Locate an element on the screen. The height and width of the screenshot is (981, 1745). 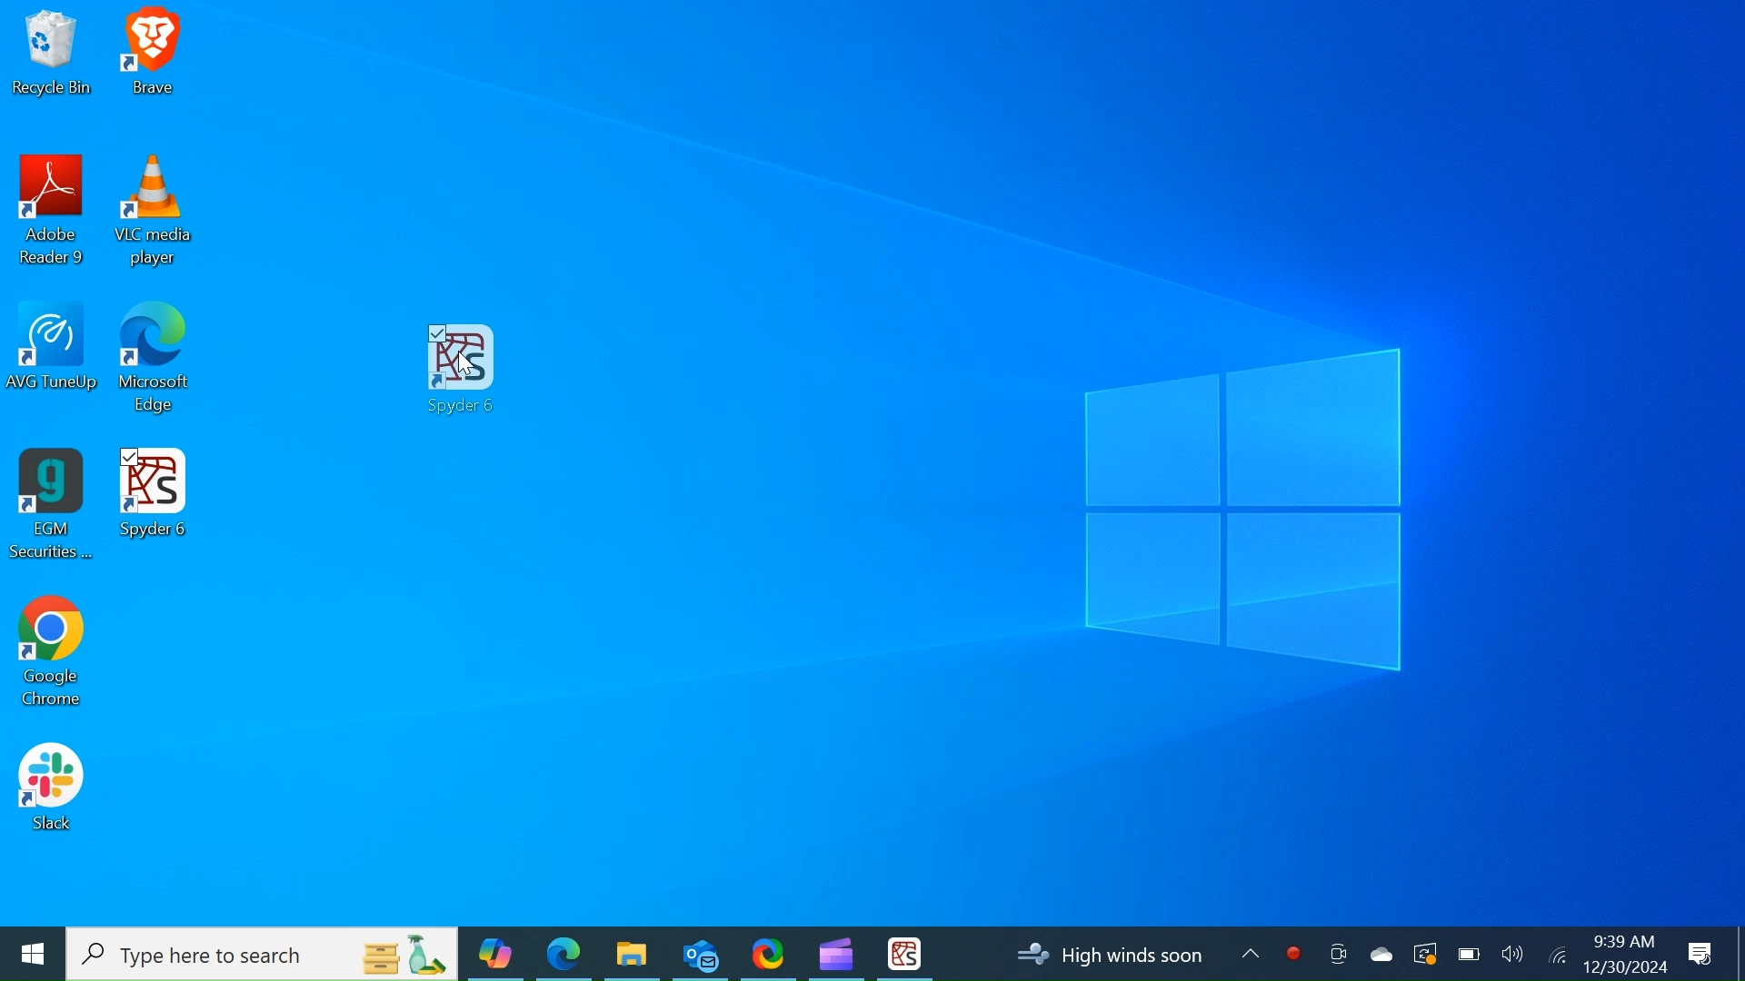
EGM Securities Desktop Icon is located at coordinates (51, 506).